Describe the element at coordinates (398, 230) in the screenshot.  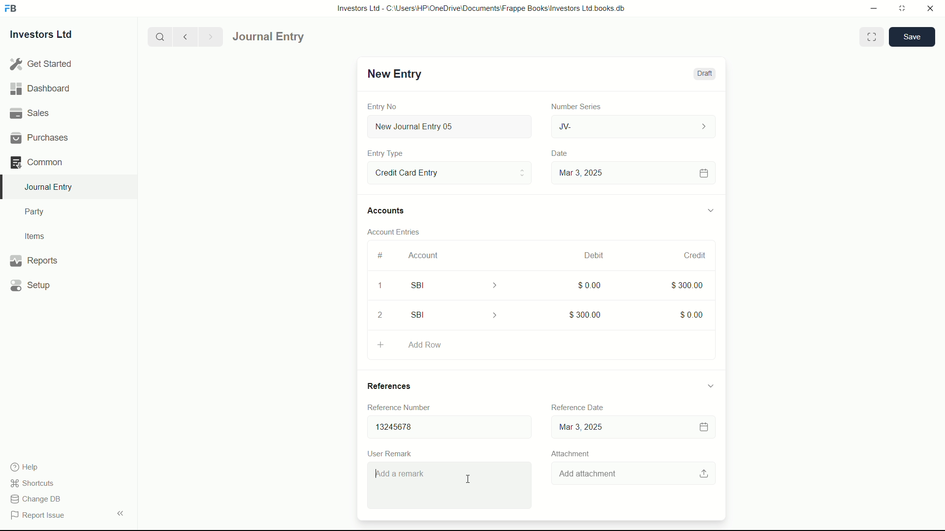
I see `Account Entries` at that location.